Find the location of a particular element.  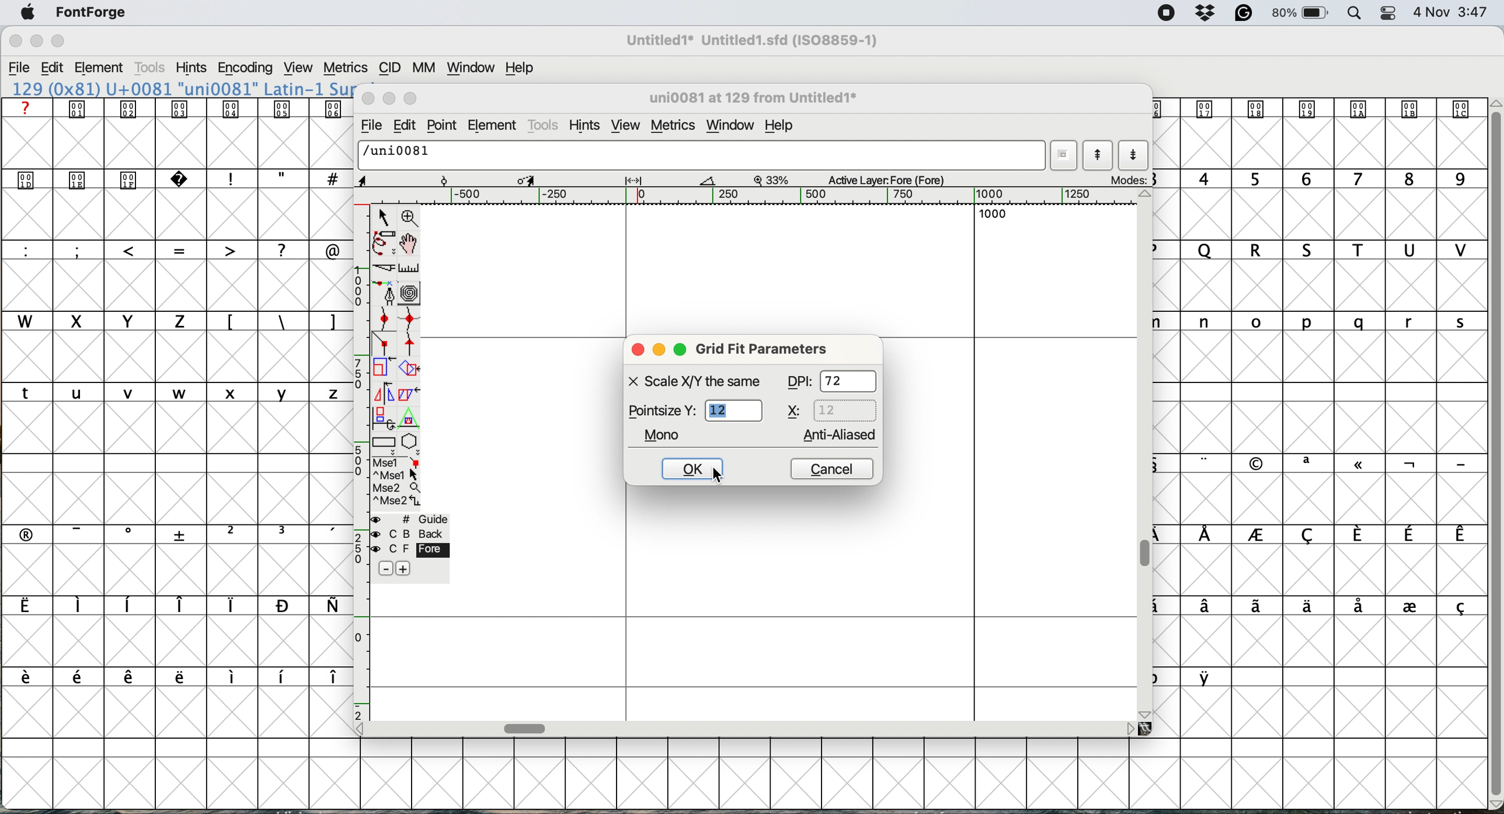

add is located at coordinates (408, 568).